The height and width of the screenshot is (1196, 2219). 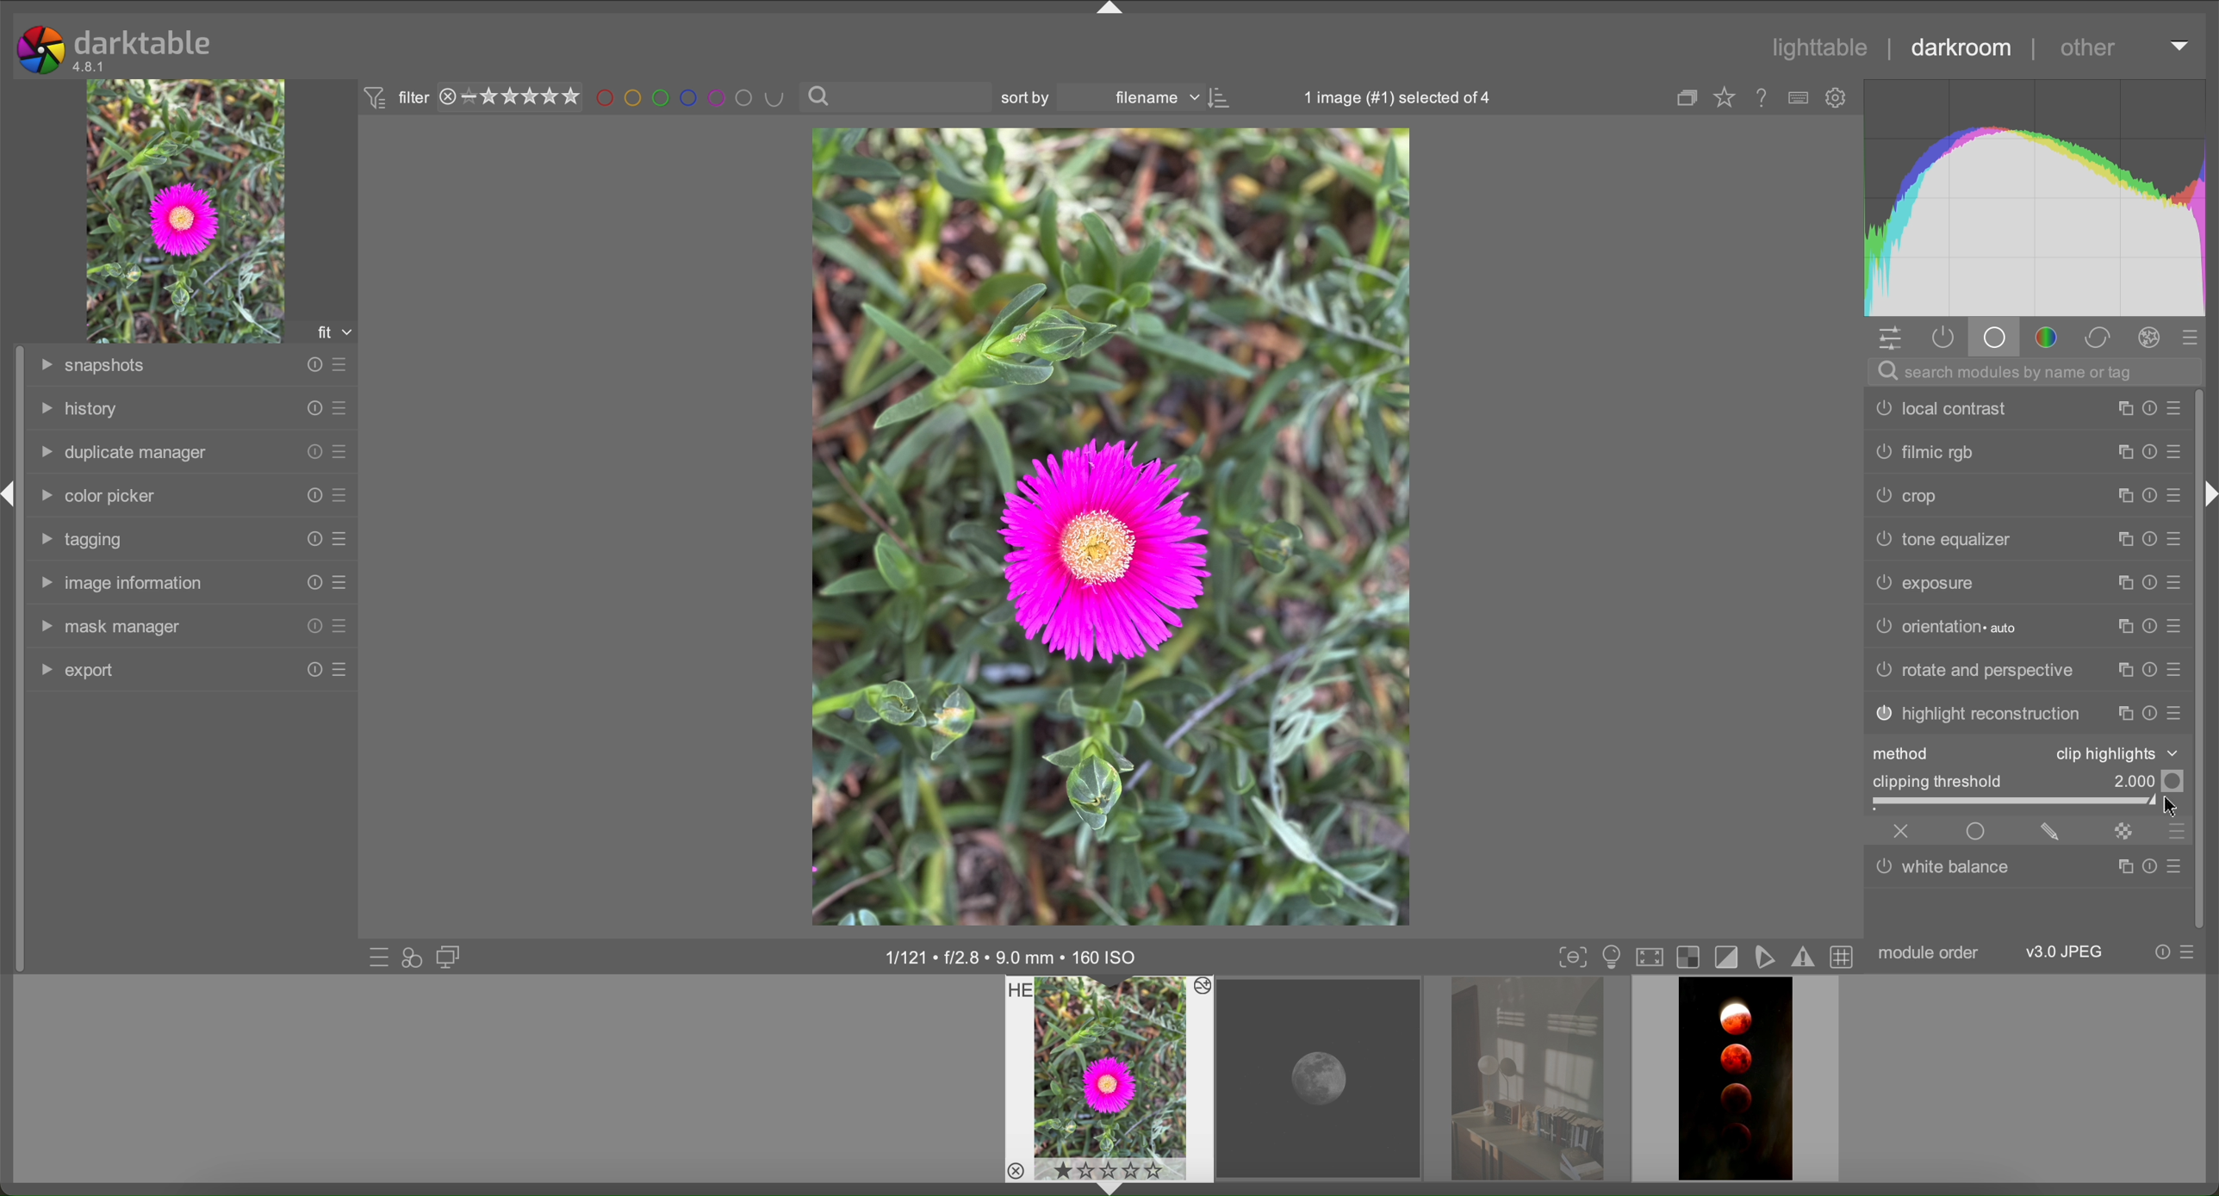 I want to click on tone equalizer, so click(x=1944, y=536).